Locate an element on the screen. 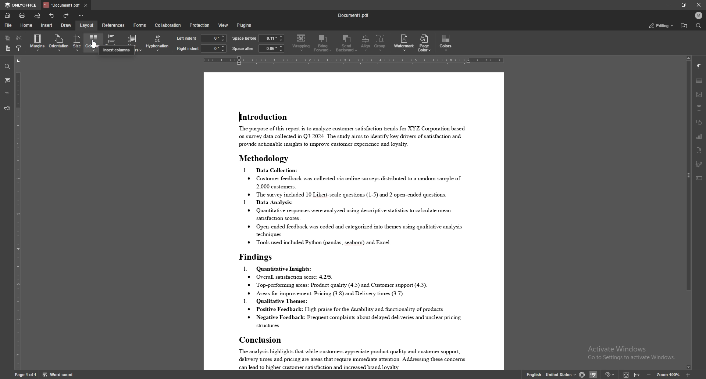  tab is located at coordinates (61, 5).